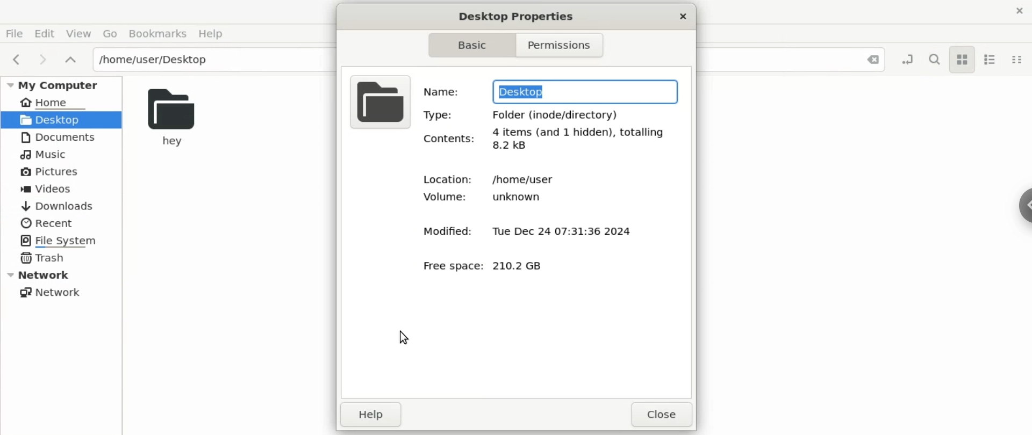  What do you see at coordinates (439, 115) in the screenshot?
I see `type` at bounding box center [439, 115].